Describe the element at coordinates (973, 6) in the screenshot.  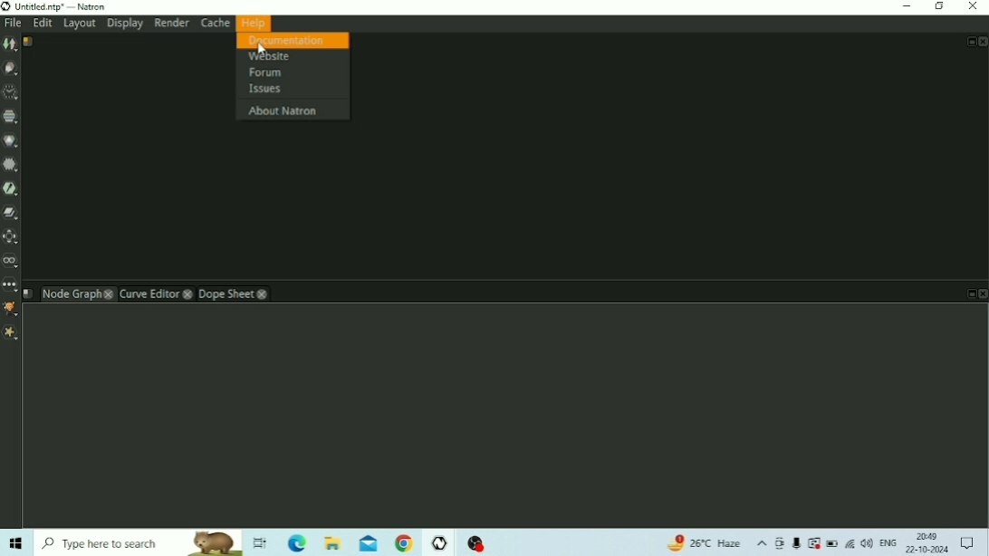
I see `Close` at that location.